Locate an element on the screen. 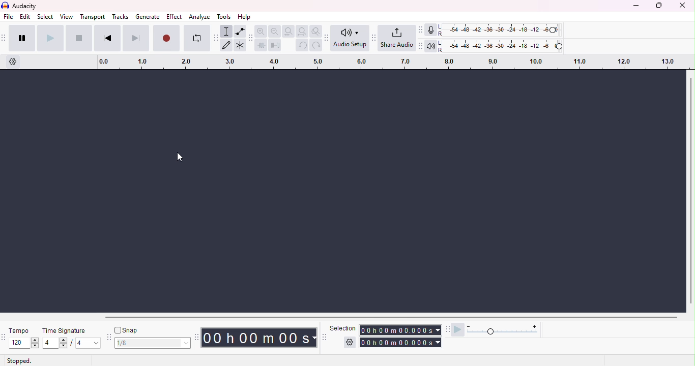 This screenshot has height=366, width=695. timeline options is located at coordinates (13, 60).